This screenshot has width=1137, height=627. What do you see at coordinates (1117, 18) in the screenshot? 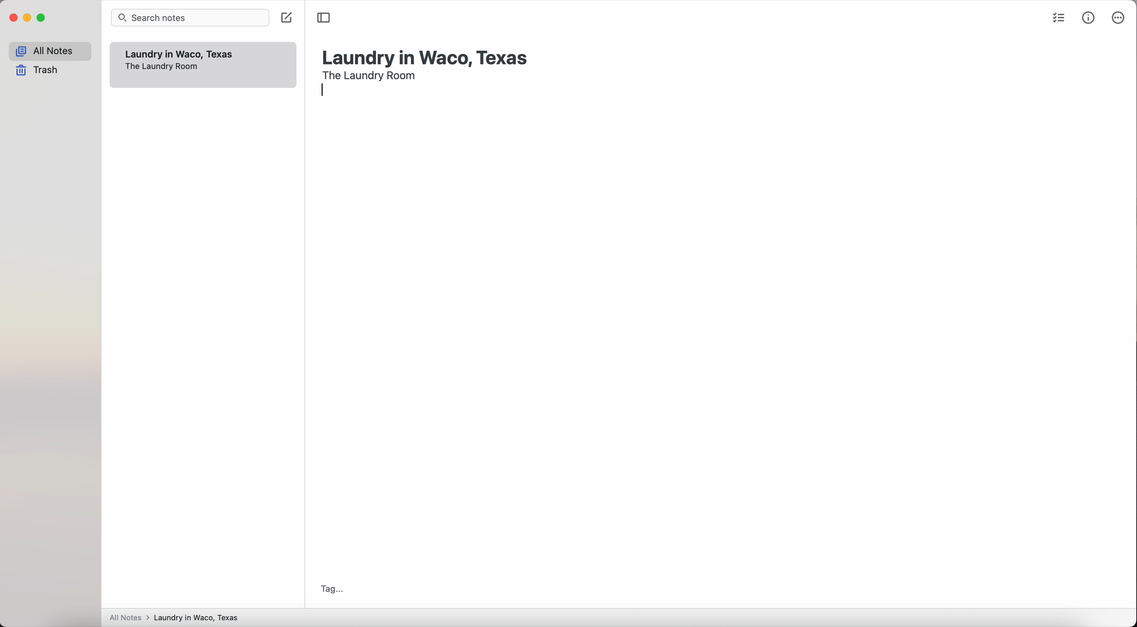
I see `more options` at bounding box center [1117, 18].